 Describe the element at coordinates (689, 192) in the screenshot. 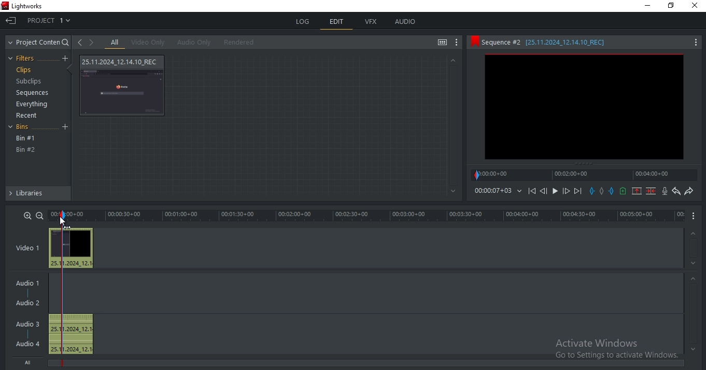

I see `redo` at that location.